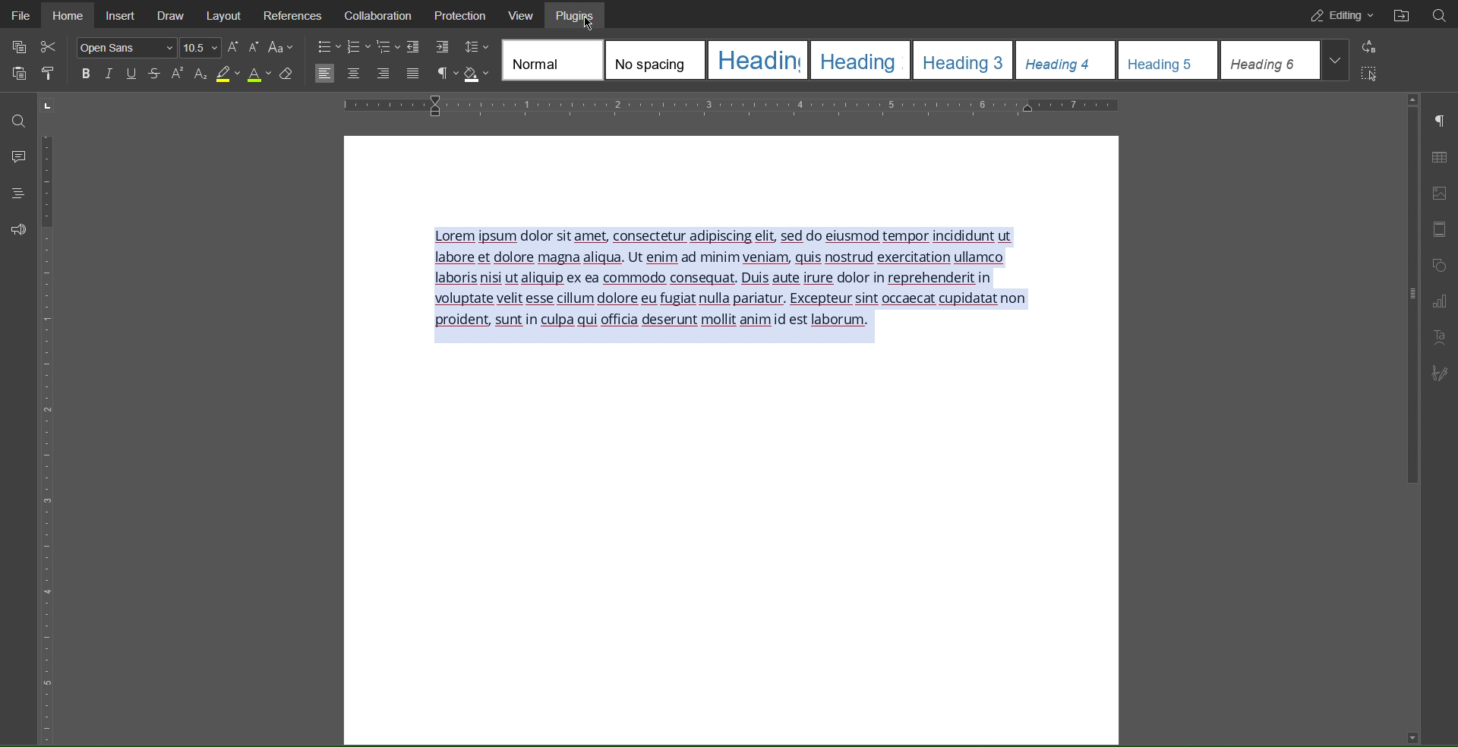 The width and height of the screenshot is (1458, 747). Describe the element at coordinates (1438, 301) in the screenshot. I see `Graph Settings` at that location.